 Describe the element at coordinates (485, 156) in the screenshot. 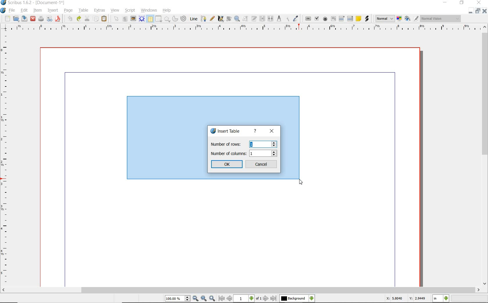

I see `scrollbar` at that location.